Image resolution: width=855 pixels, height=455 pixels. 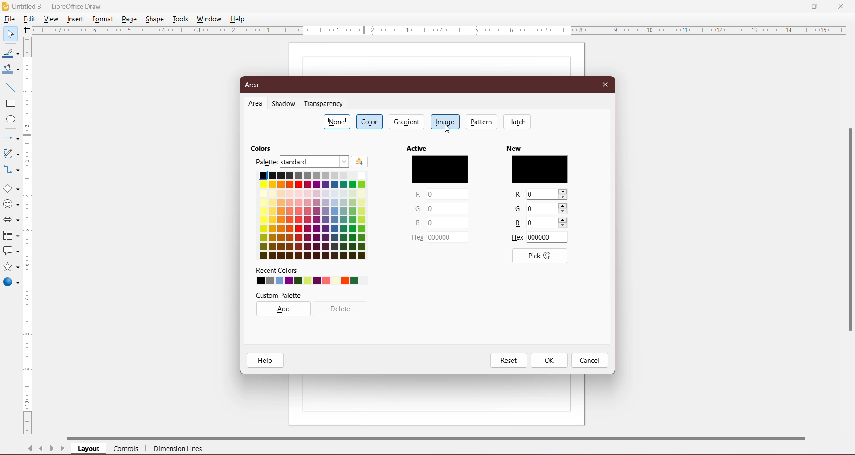 I want to click on Add palette by extension, so click(x=359, y=162).